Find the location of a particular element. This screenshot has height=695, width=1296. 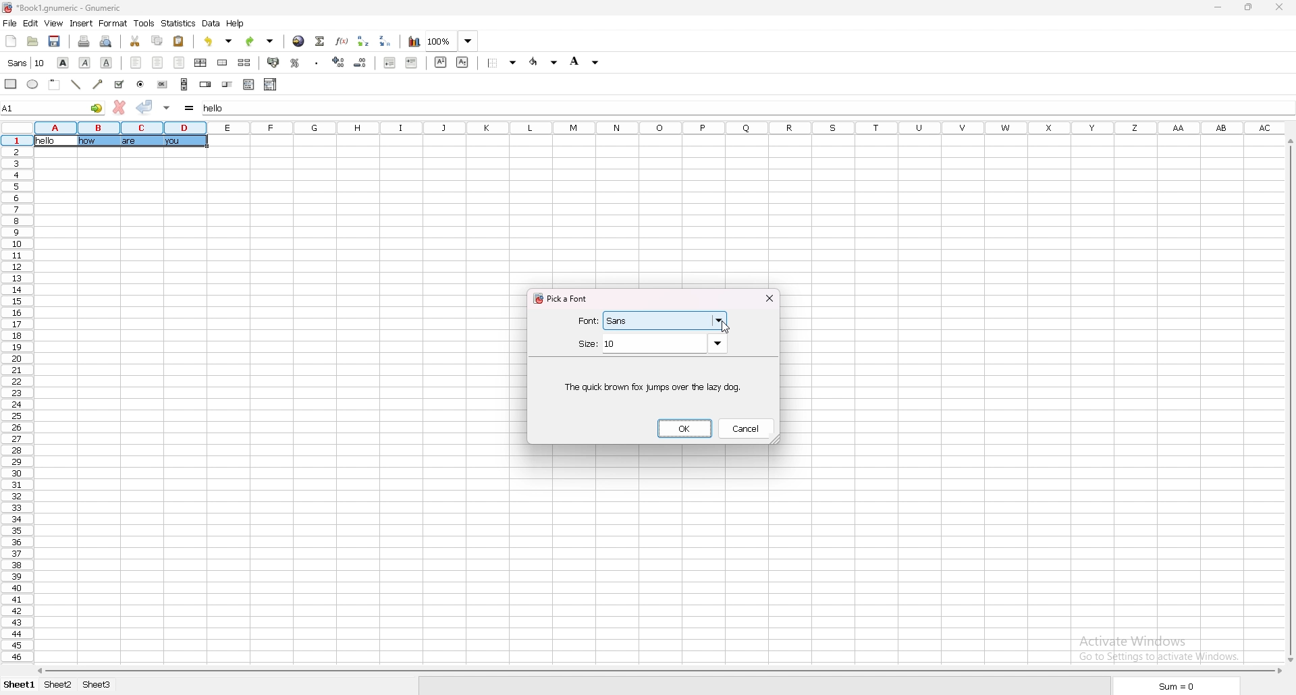

print preview is located at coordinates (107, 40).